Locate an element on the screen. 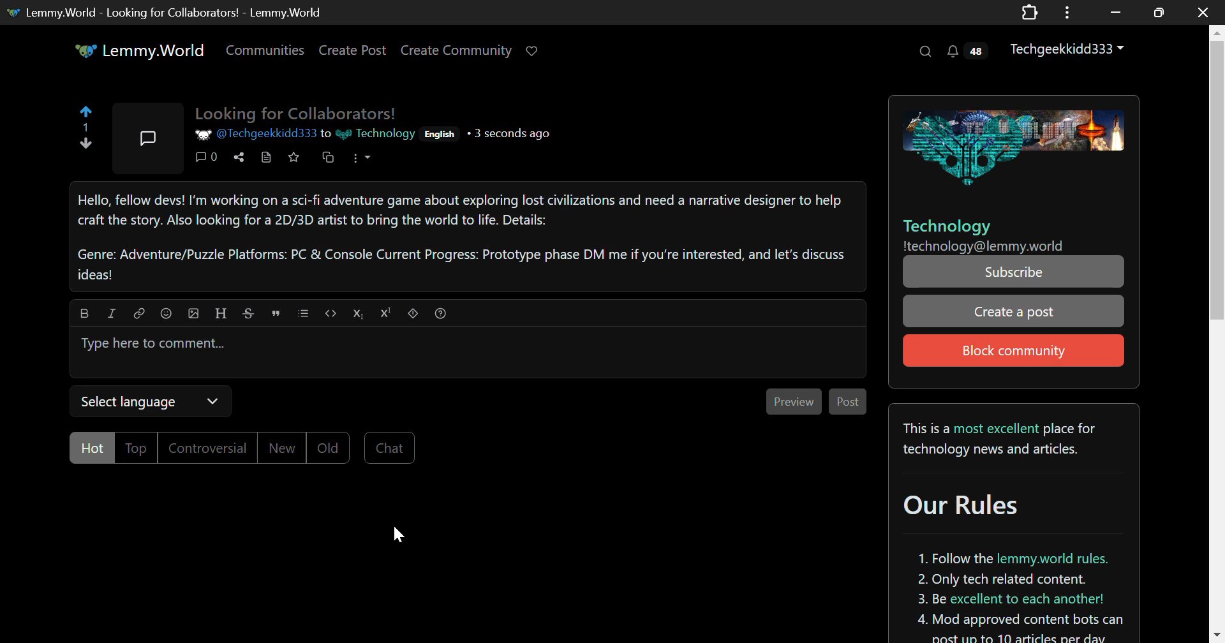 This screenshot has height=643, width=1225. emoji is located at coordinates (165, 313).